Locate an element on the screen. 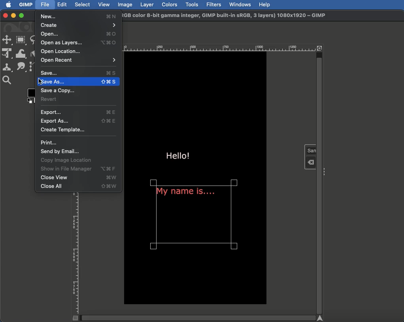 This screenshot has height=322, width=404. Fill color is located at coordinates (35, 53).